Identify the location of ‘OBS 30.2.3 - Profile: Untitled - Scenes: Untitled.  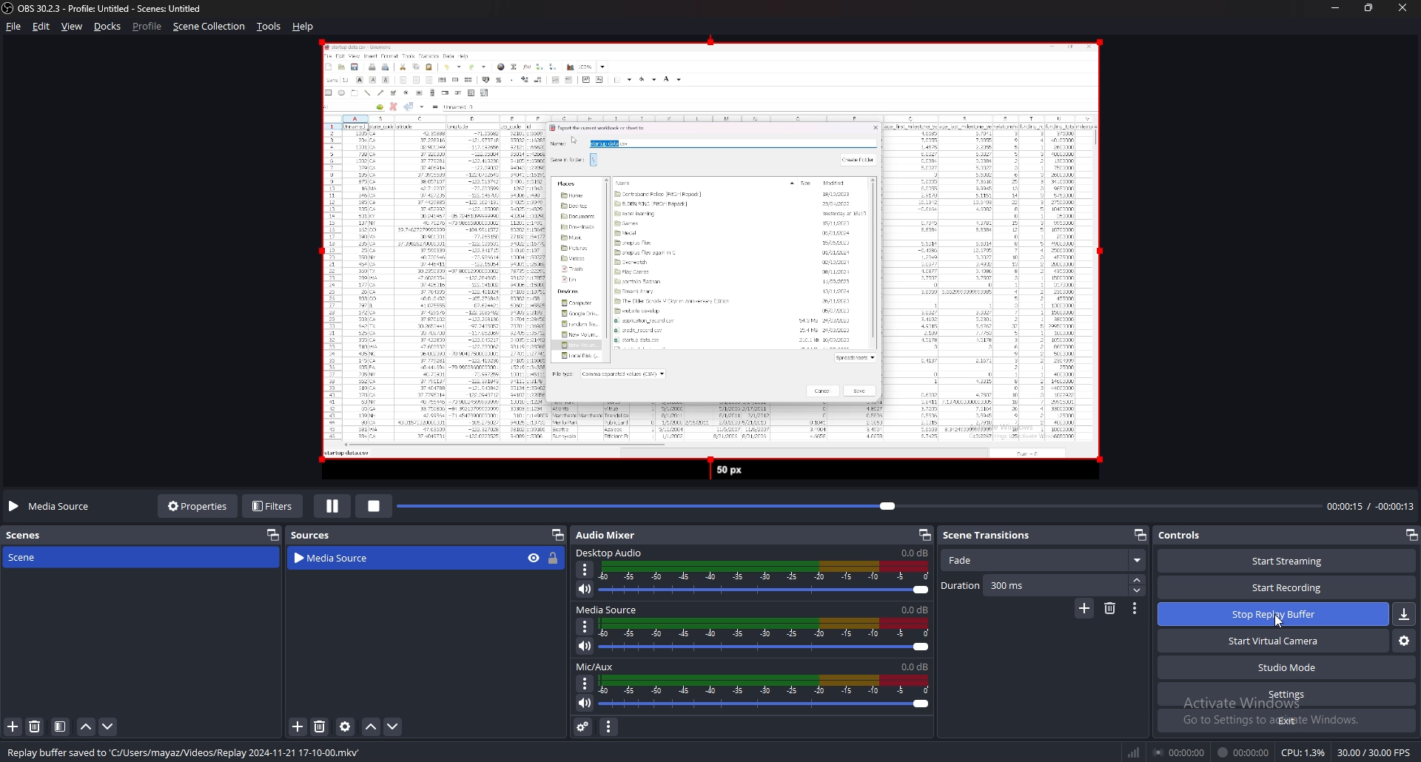
(115, 8).